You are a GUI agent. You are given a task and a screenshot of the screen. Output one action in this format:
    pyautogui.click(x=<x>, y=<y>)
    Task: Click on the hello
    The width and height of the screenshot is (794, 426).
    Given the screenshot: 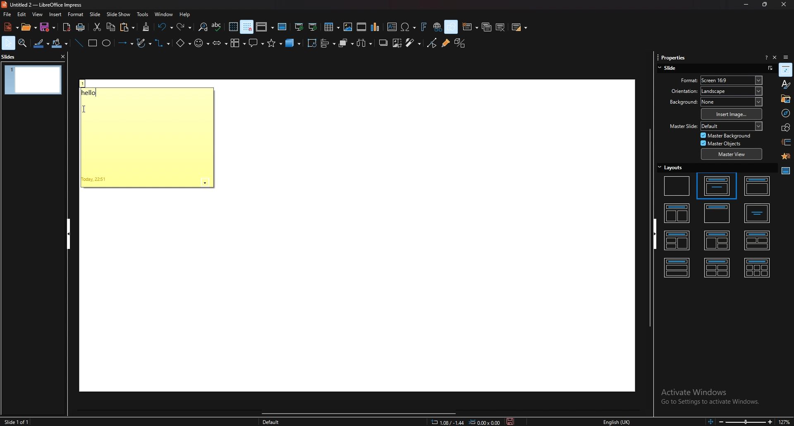 What is the action you would take?
    pyautogui.click(x=93, y=92)
    